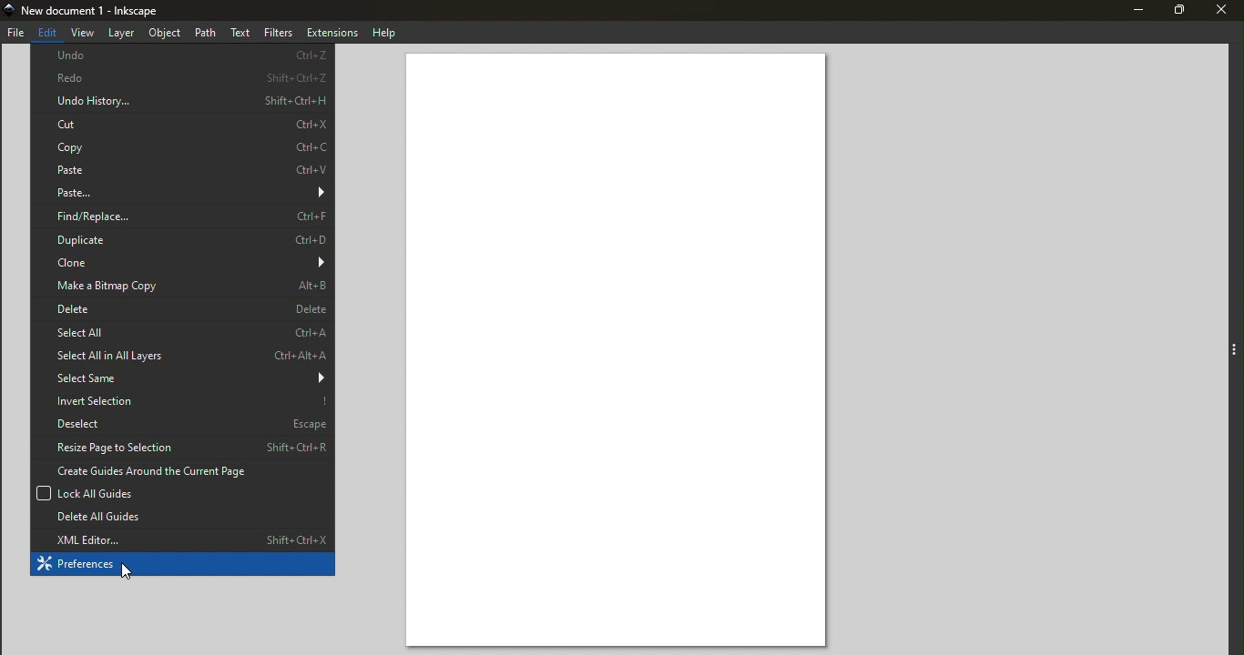 Image resolution: width=1244 pixels, height=655 pixels. What do you see at coordinates (184, 401) in the screenshot?
I see `Invert selection` at bounding box center [184, 401].